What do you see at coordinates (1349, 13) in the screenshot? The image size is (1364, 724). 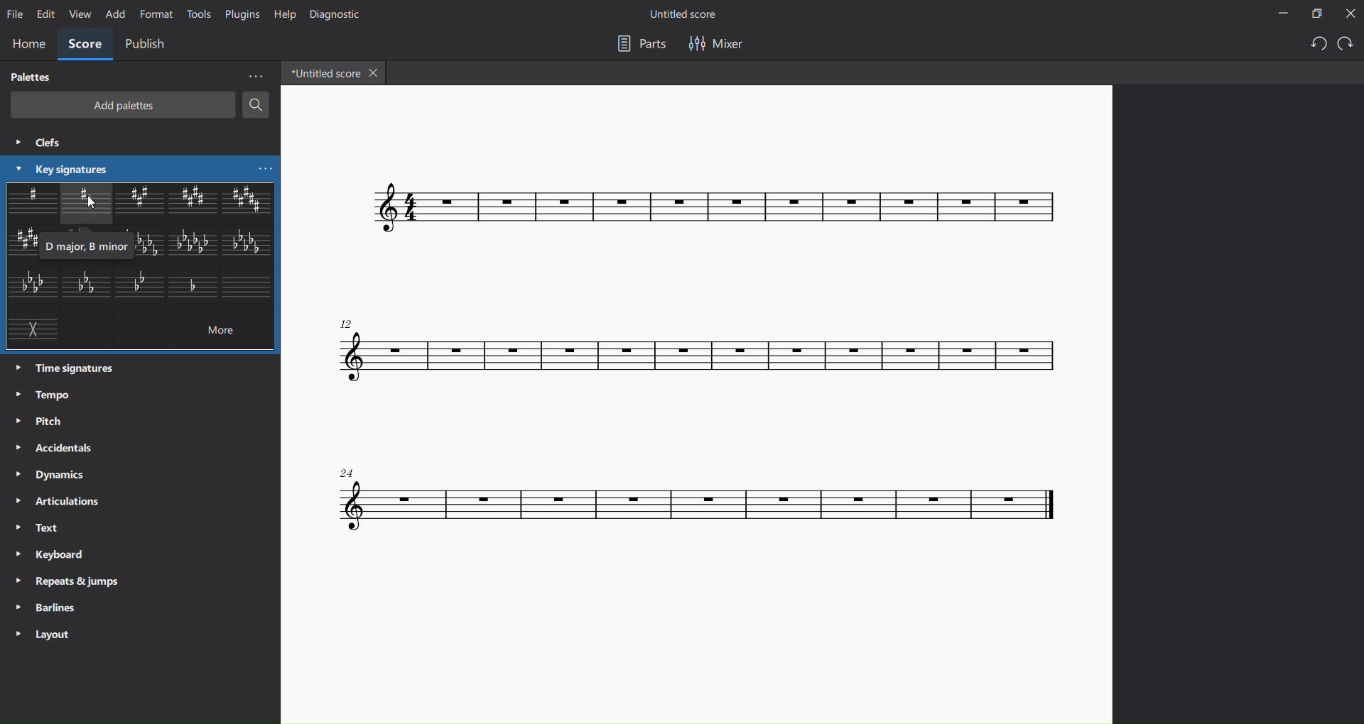 I see `close` at bounding box center [1349, 13].